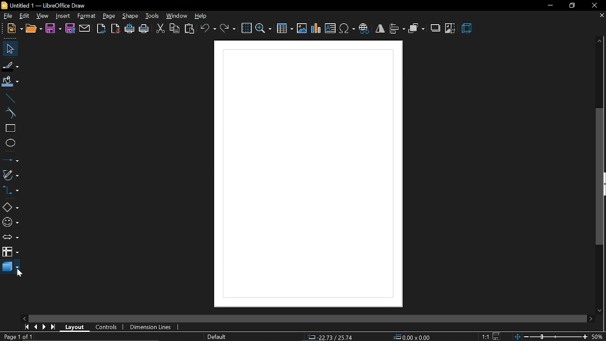  Describe the element at coordinates (601, 17) in the screenshot. I see `close tab` at that location.